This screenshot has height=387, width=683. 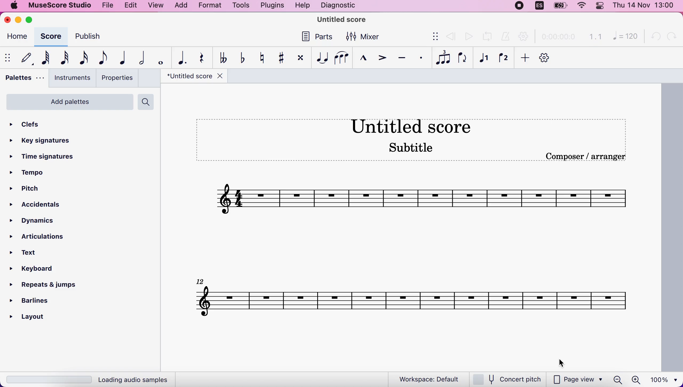 What do you see at coordinates (26, 125) in the screenshot?
I see `clefs` at bounding box center [26, 125].